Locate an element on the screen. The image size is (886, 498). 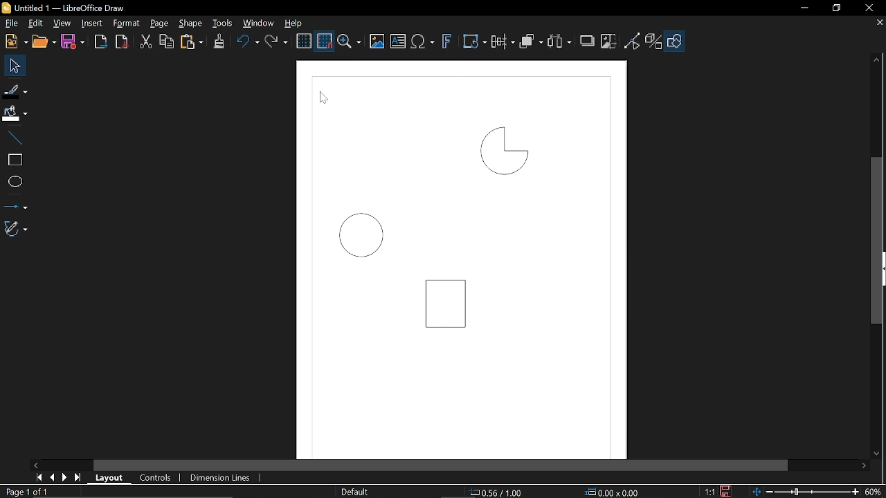
Zoom is located at coordinates (350, 41).